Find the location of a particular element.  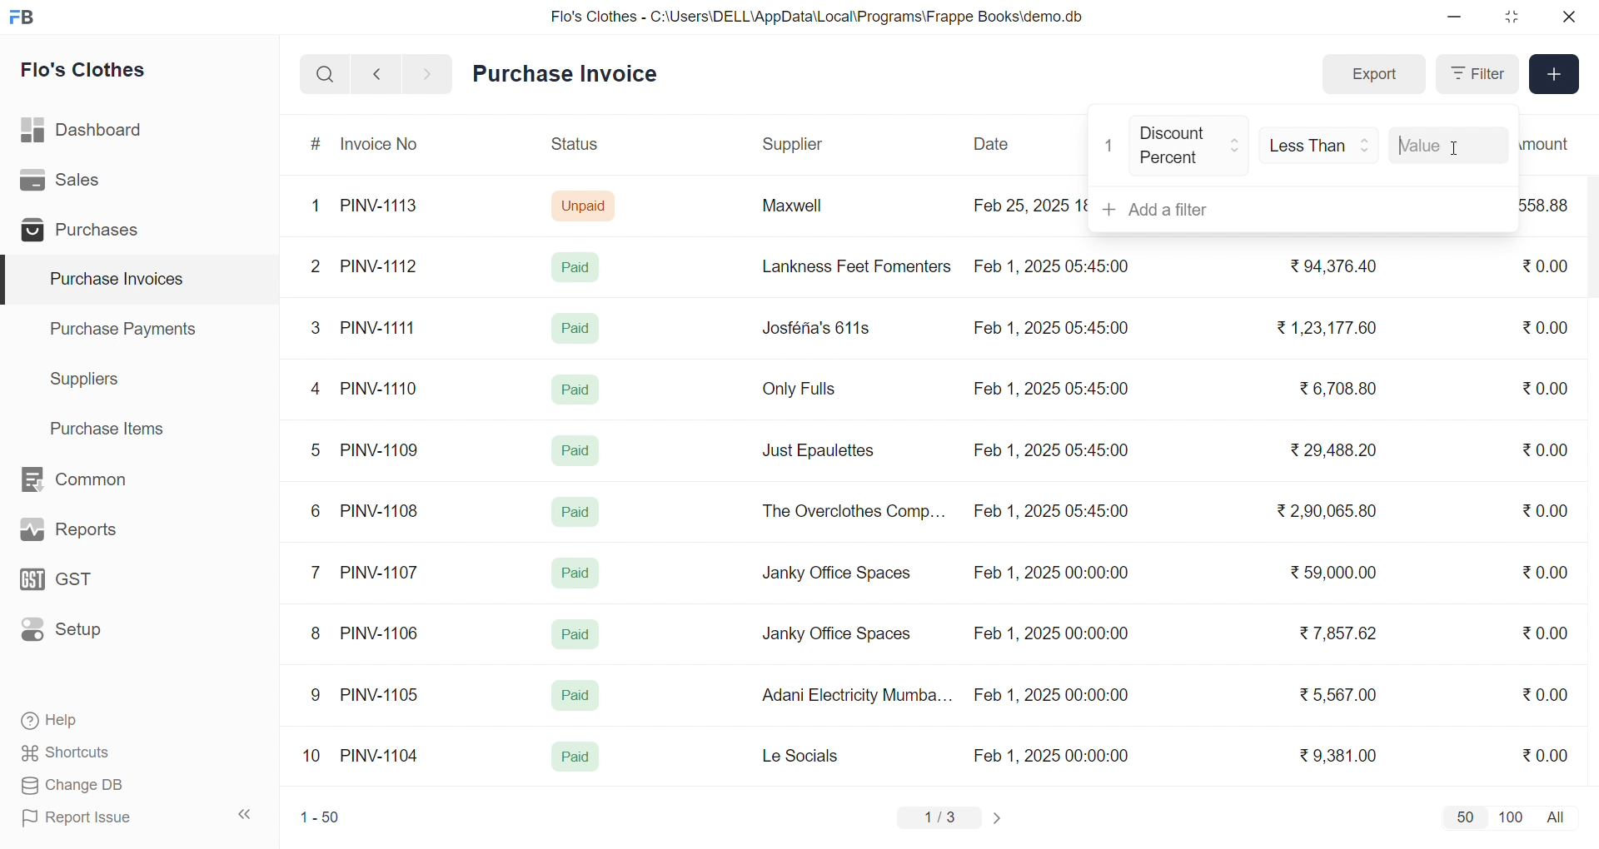

PINV-1110 is located at coordinates (381, 388).